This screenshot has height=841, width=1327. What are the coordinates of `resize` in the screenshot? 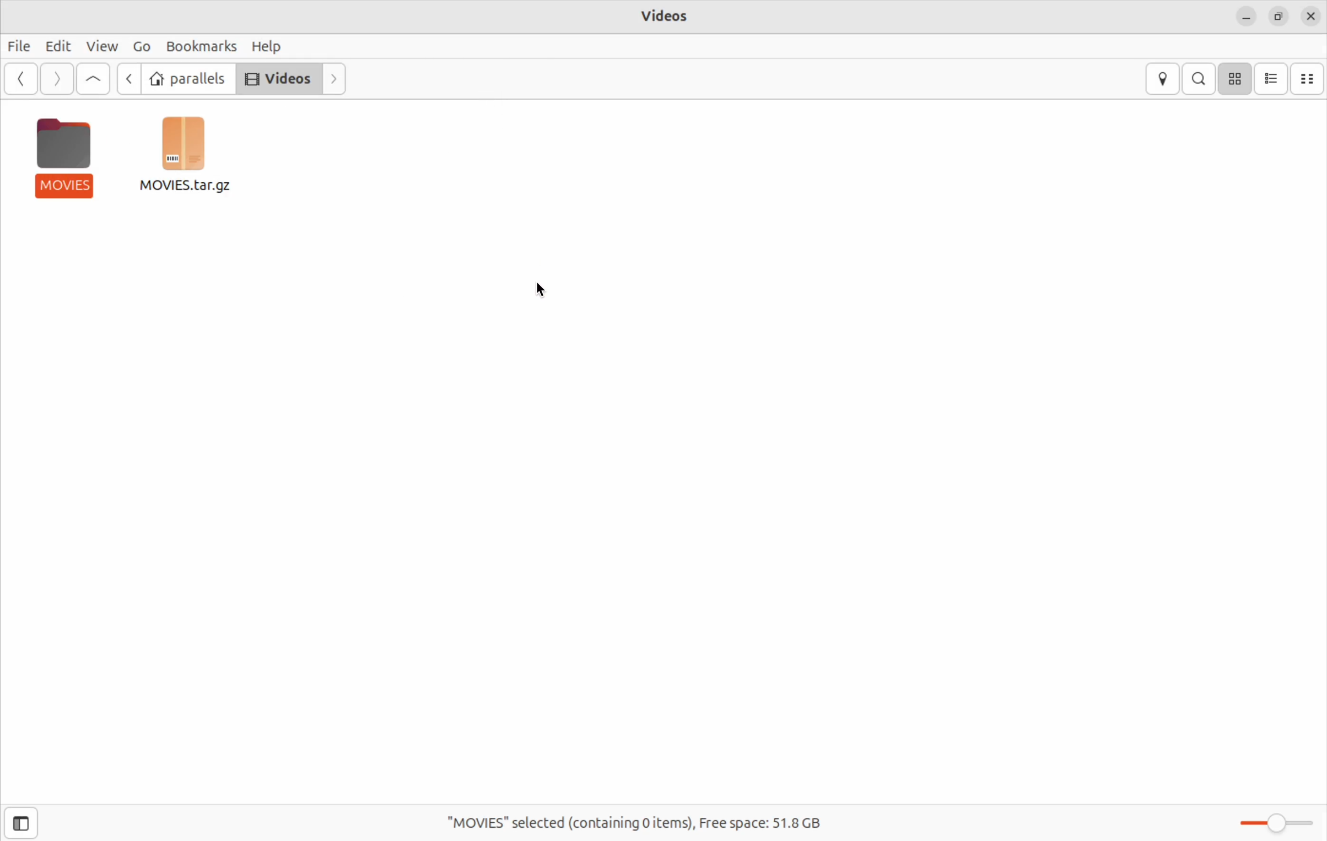 It's located at (1277, 15).